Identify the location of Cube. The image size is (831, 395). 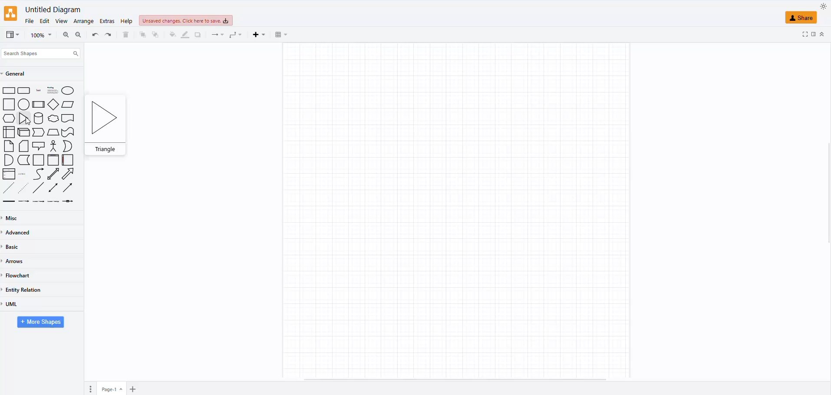
(24, 132).